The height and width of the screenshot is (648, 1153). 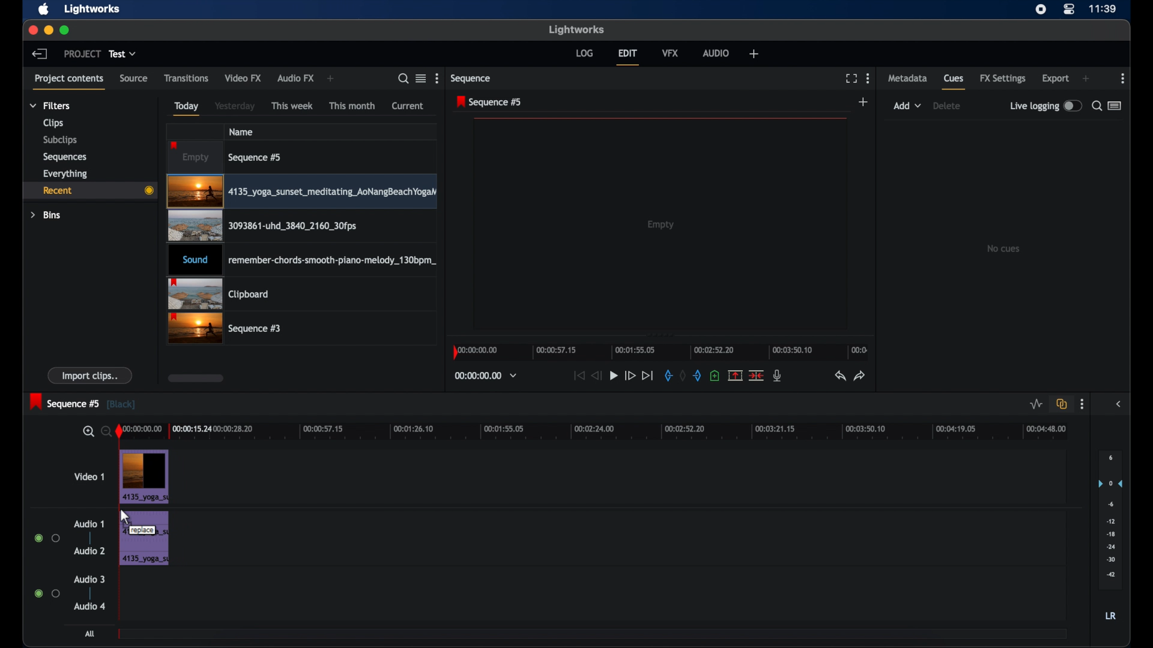 What do you see at coordinates (754, 53) in the screenshot?
I see `add` at bounding box center [754, 53].